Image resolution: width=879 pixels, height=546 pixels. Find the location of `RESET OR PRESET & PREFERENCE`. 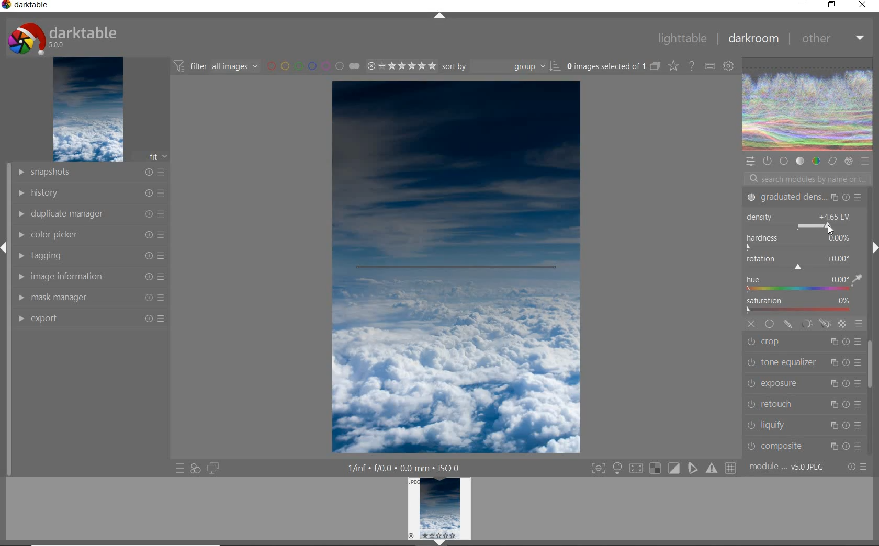

RESET OR PRESET & PREFERENCE is located at coordinates (857, 466).